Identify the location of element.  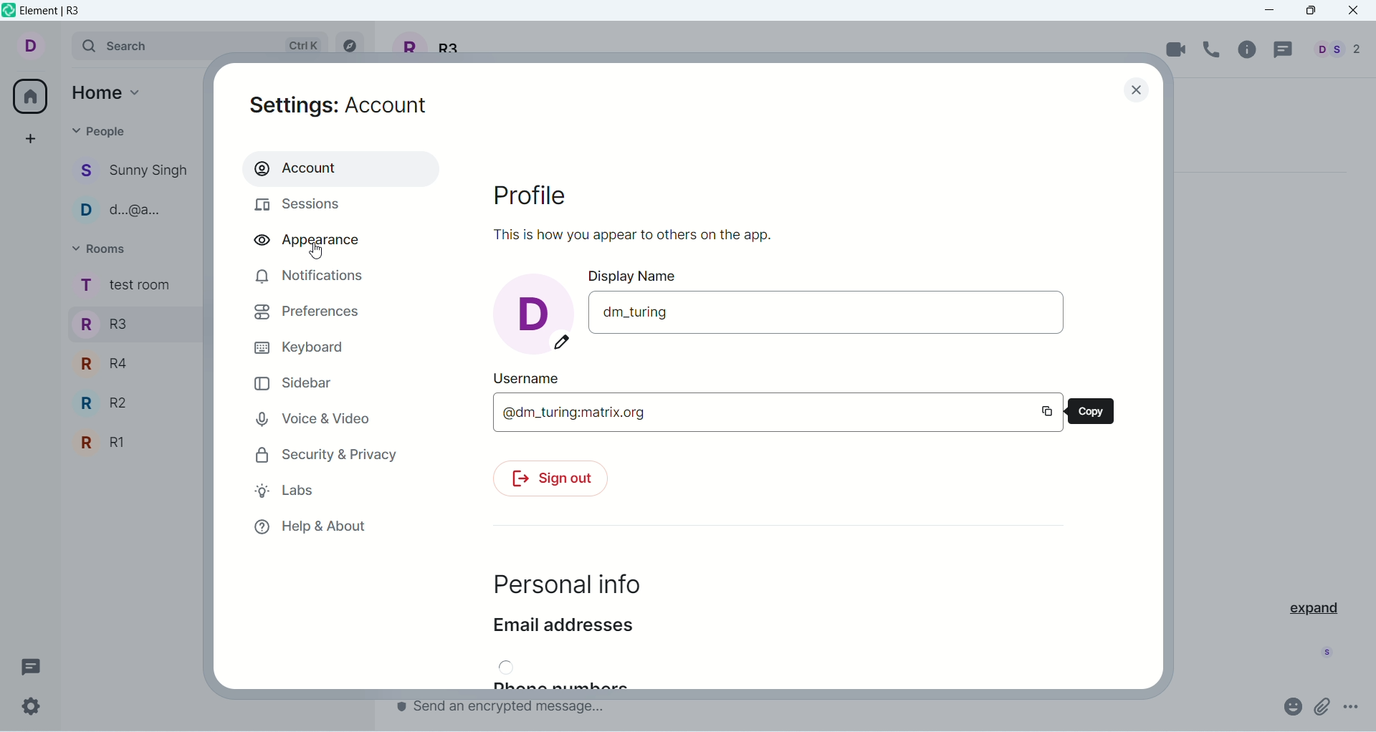
(54, 12).